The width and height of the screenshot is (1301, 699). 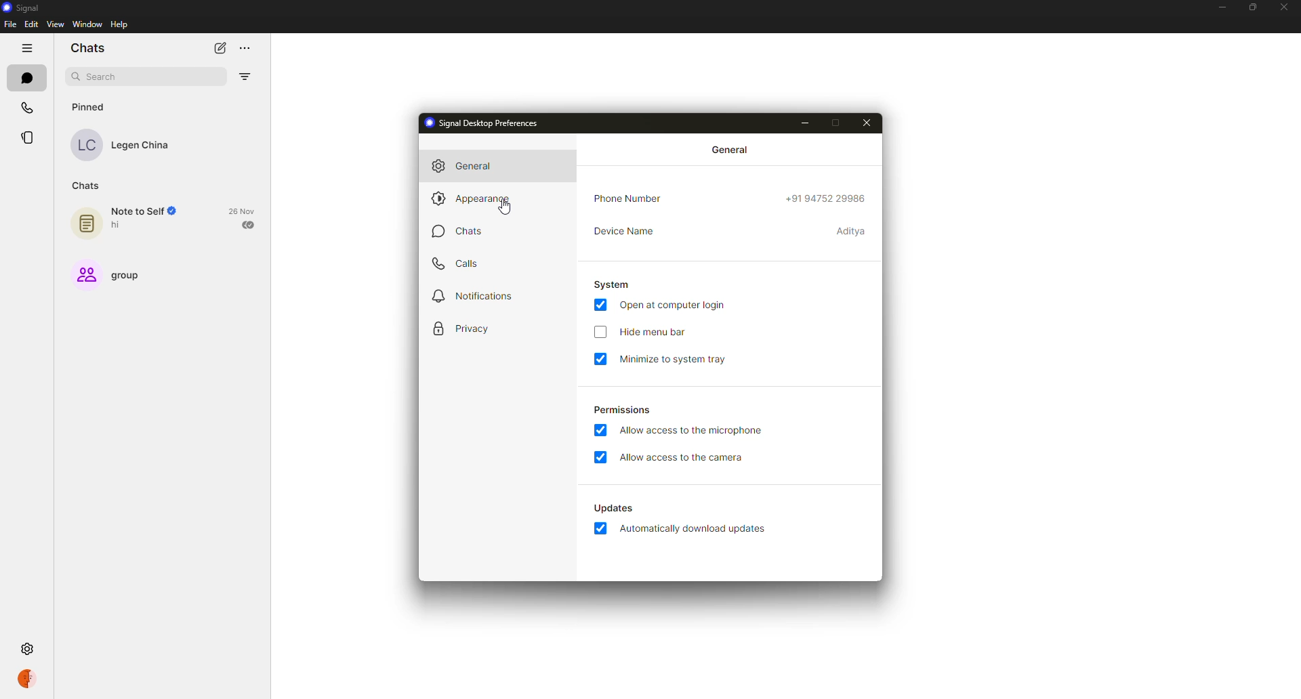 I want to click on system, so click(x=614, y=284).